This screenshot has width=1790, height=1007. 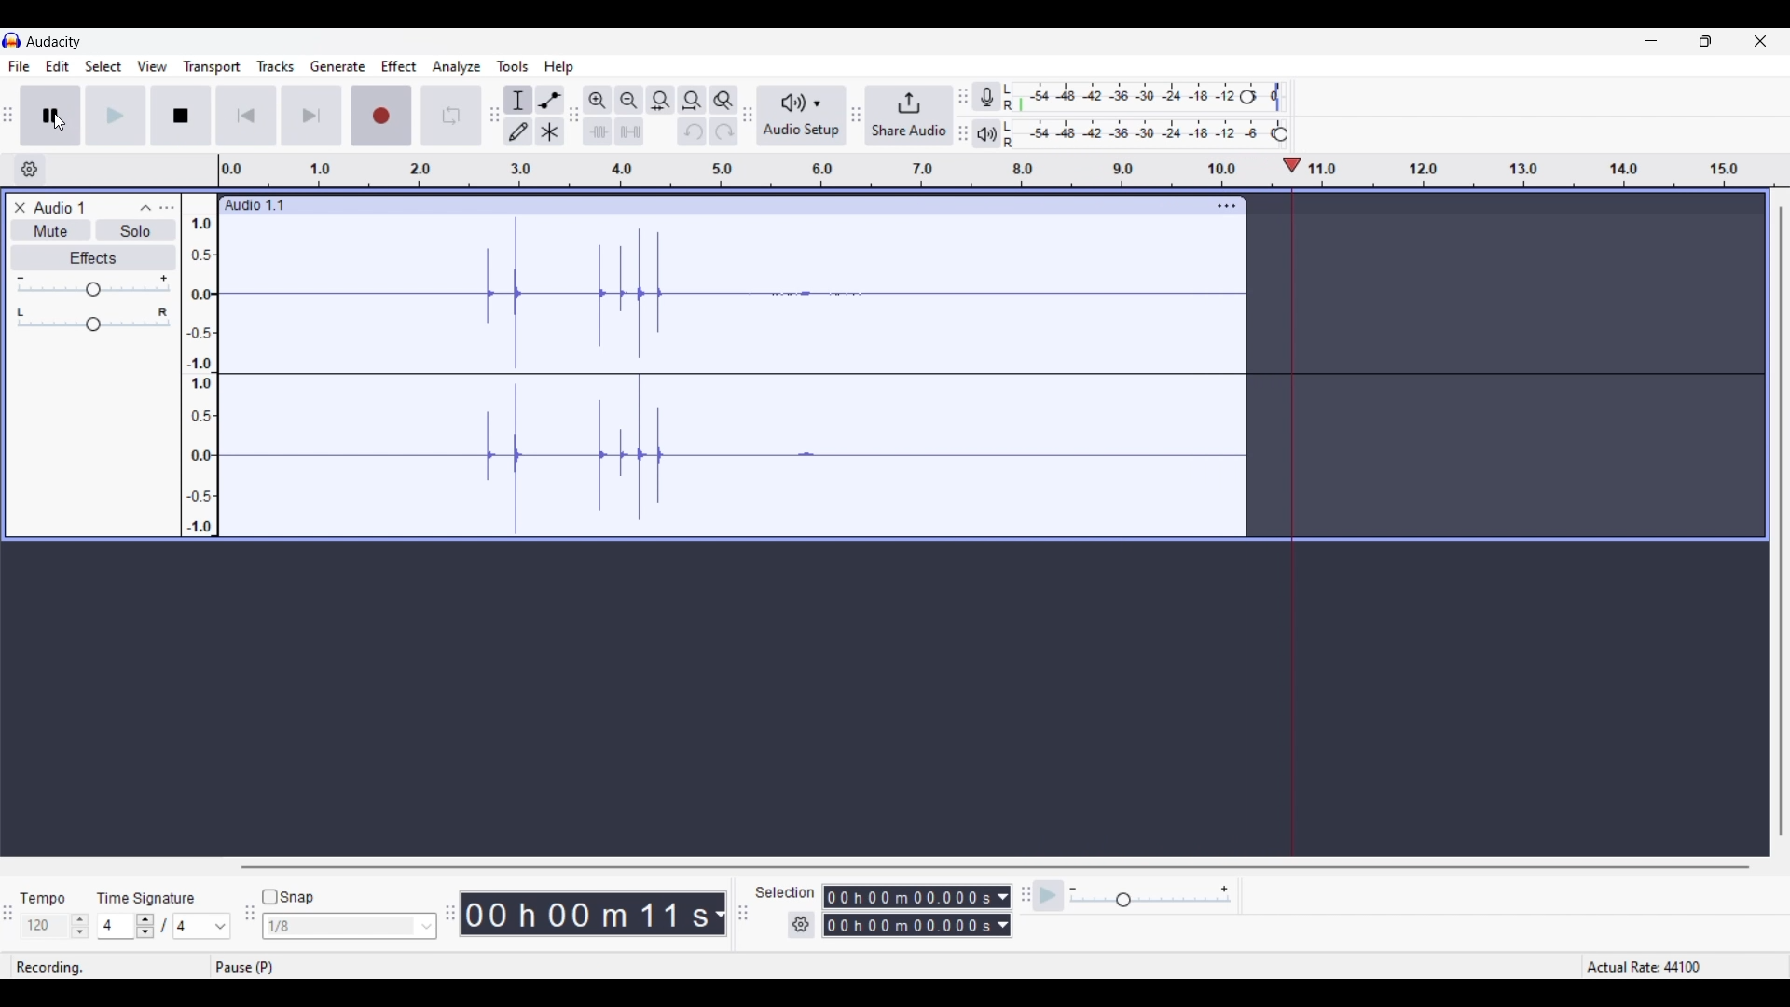 I want to click on Skip/Select to start, so click(x=247, y=116).